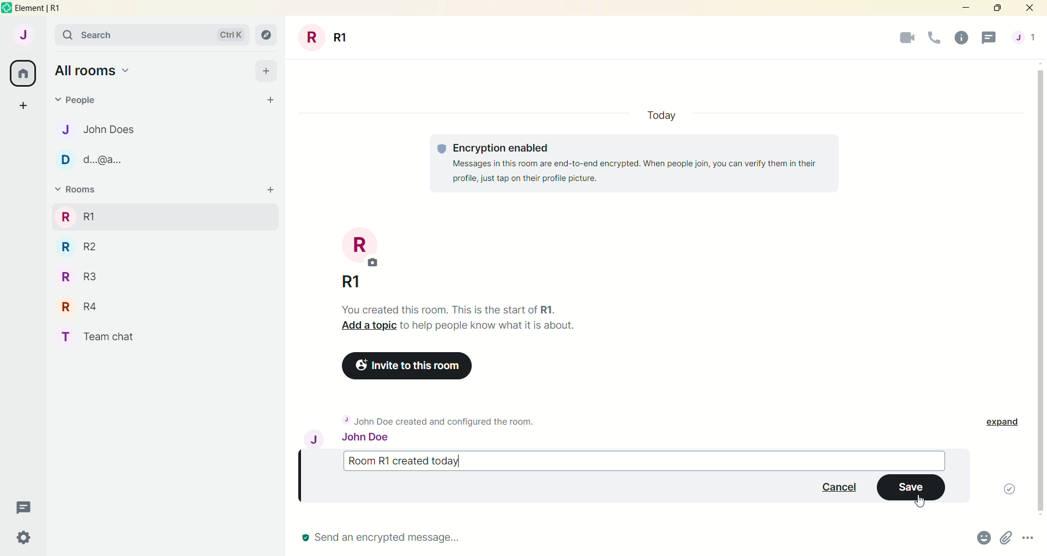 This screenshot has height=556, width=1047. Describe the element at coordinates (1025, 37) in the screenshot. I see `people` at that location.